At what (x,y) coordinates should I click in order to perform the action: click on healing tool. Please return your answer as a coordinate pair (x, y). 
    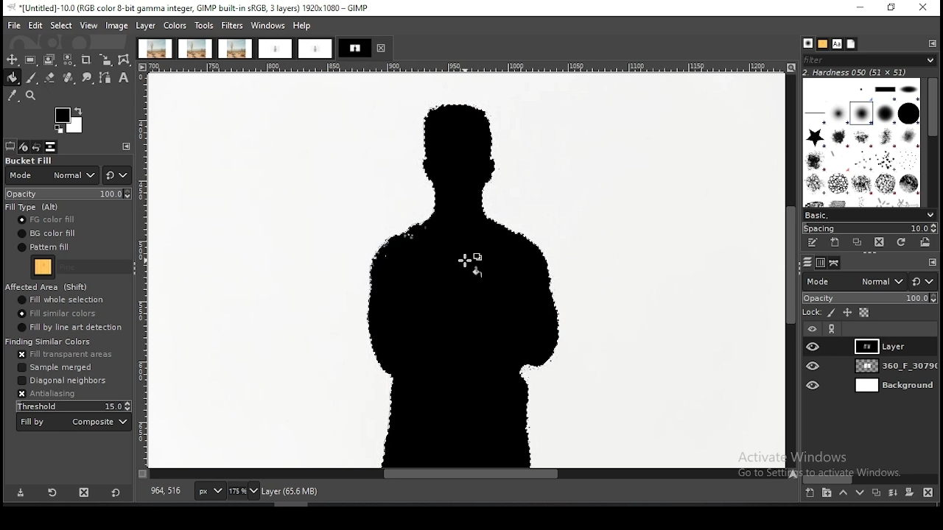
    Looking at the image, I should click on (69, 78).